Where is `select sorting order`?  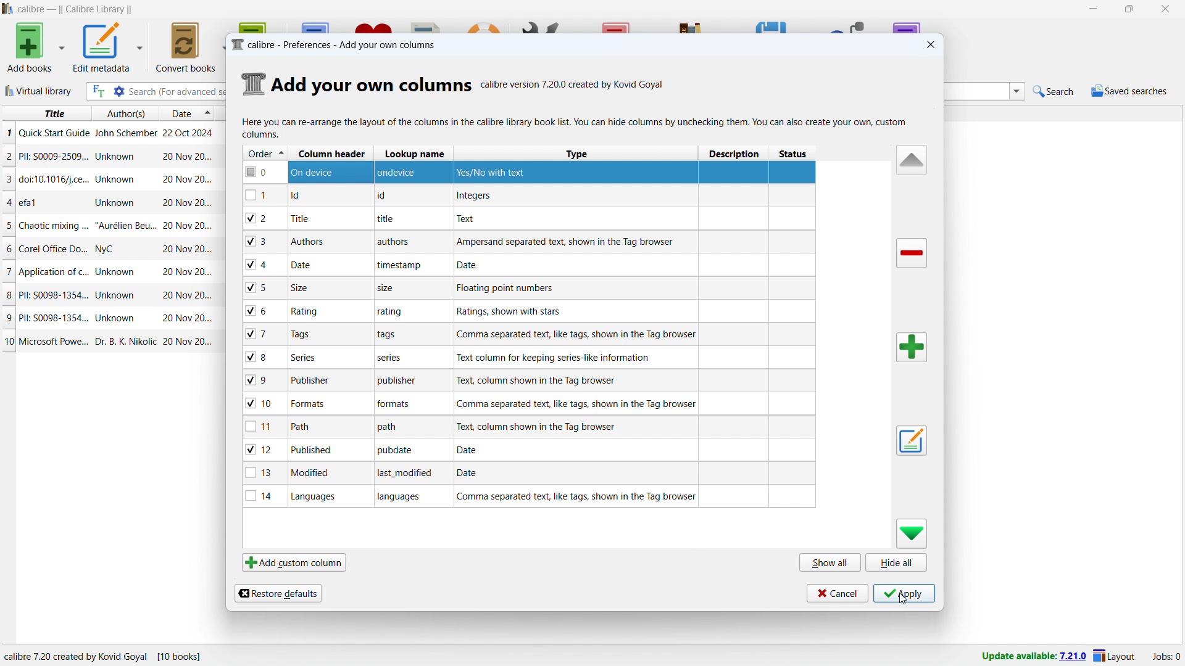 select sorting order is located at coordinates (208, 115).